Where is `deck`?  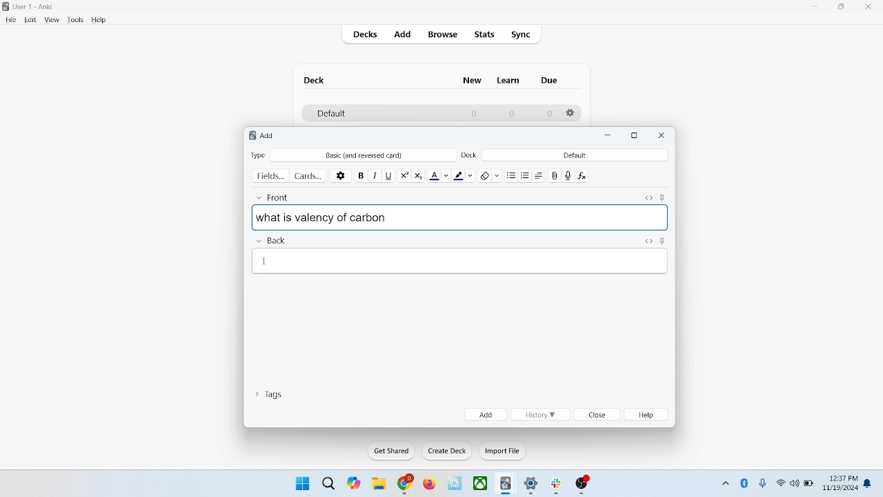
deck is located at coordinates (470, 154).